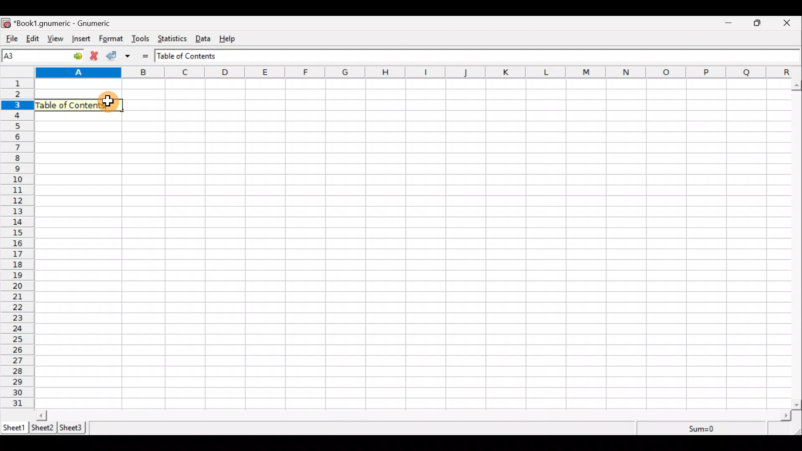  Describe the element at coordinates (43, 427) in the screenshot. I see `Sheet 2` at that location.